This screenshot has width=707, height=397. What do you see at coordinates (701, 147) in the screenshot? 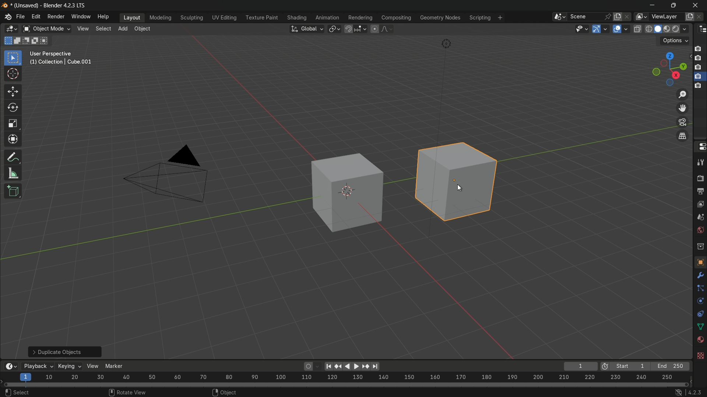
I see `properties` at bounding box center [701, 147].